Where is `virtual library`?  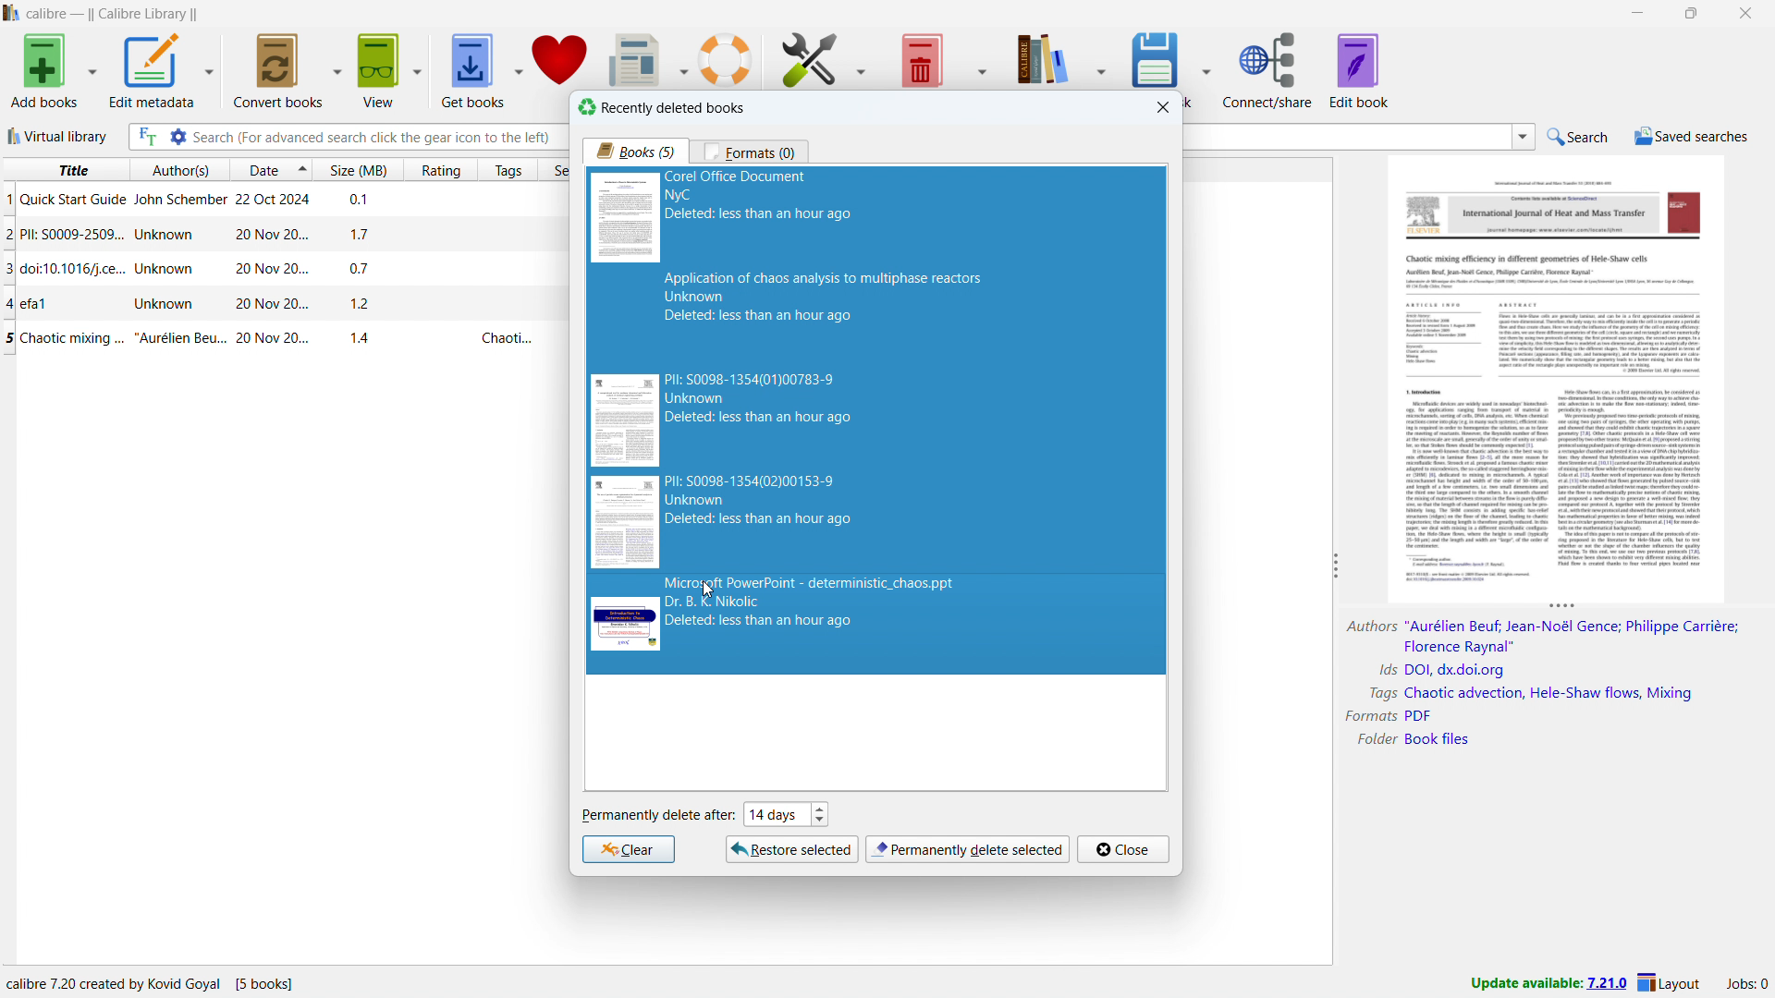 virtual library is located at coordinates (56, 135).